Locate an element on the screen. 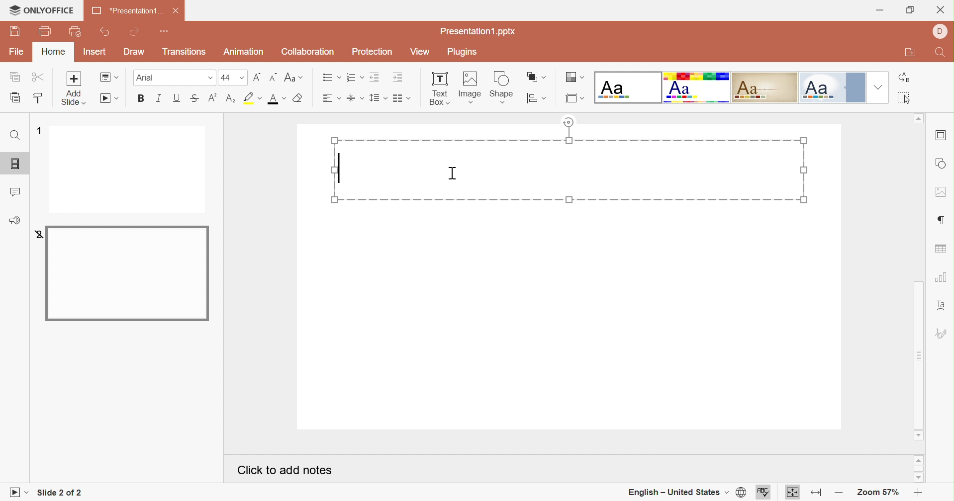  Signature settings is located at coordinates (942, 333).